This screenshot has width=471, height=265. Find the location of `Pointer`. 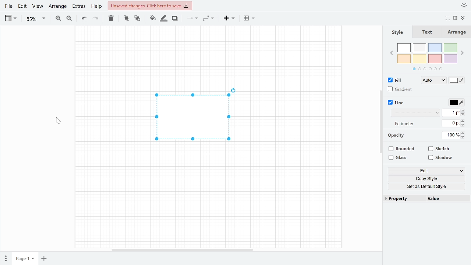

Pointer is located at coordinates (58, 121).